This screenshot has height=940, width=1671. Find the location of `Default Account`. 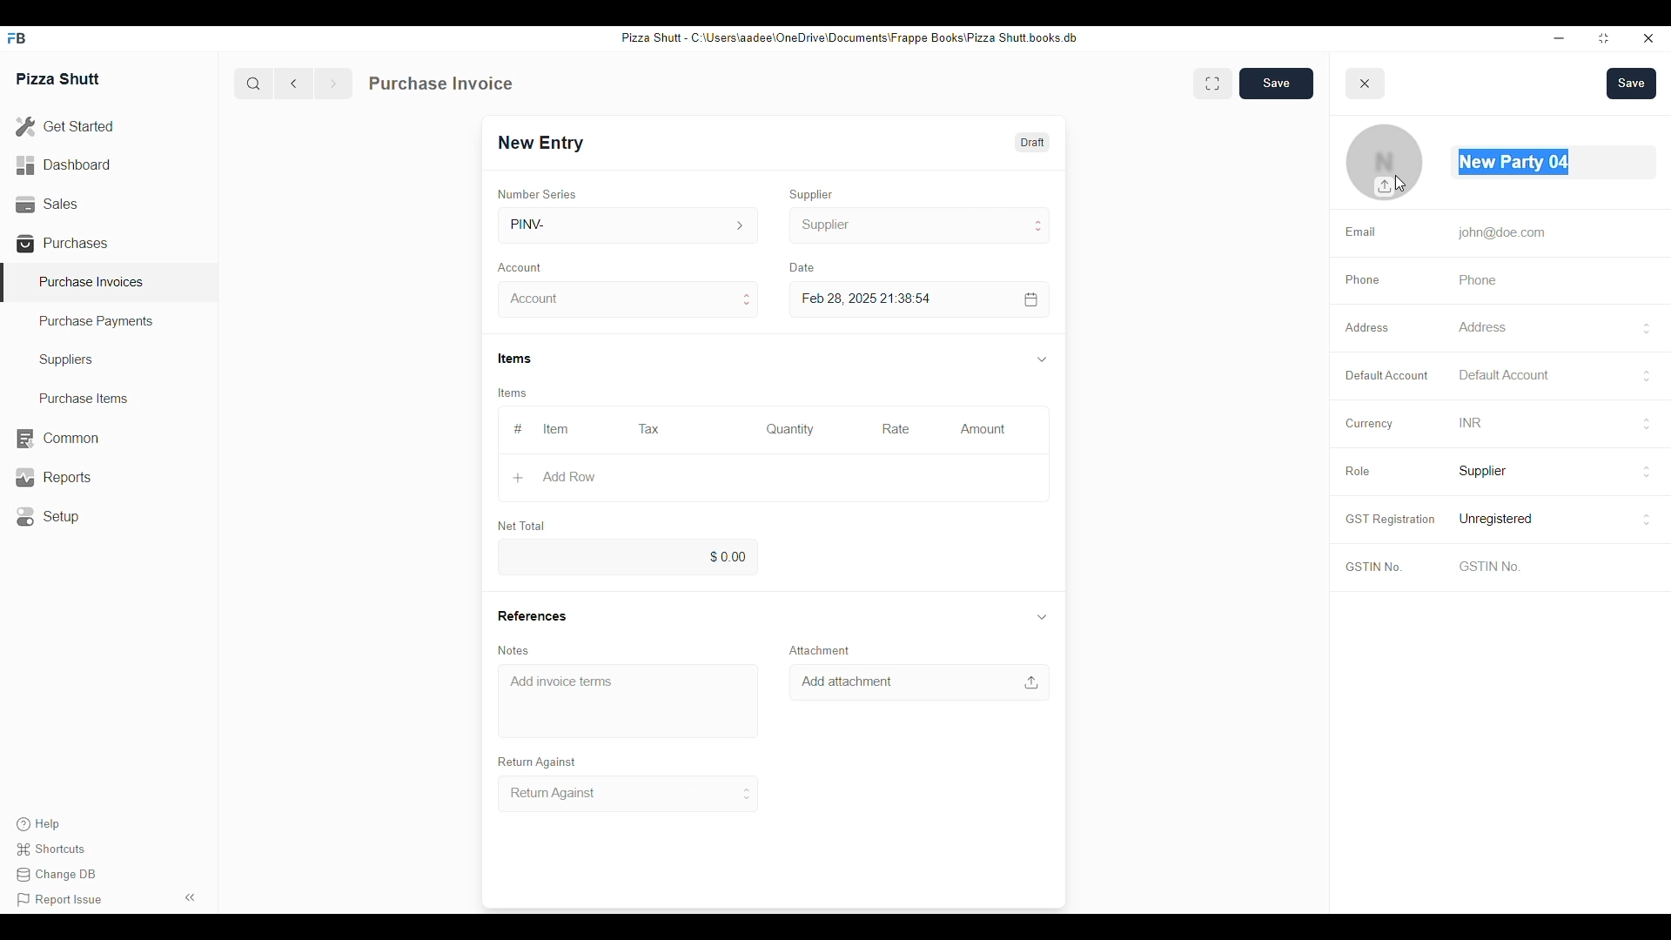

Default Account is located at coordinates (1386, 375).